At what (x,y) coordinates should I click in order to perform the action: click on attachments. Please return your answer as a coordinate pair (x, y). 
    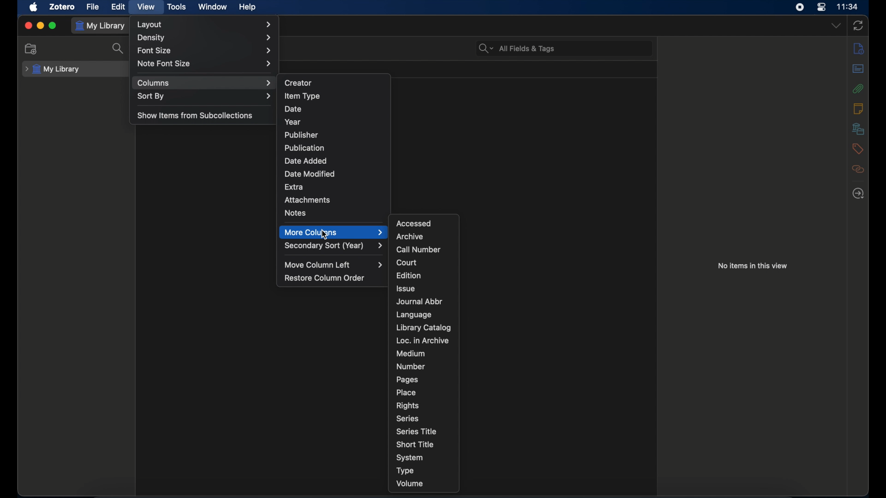
    Looking at the image, I should click on (858, 89).